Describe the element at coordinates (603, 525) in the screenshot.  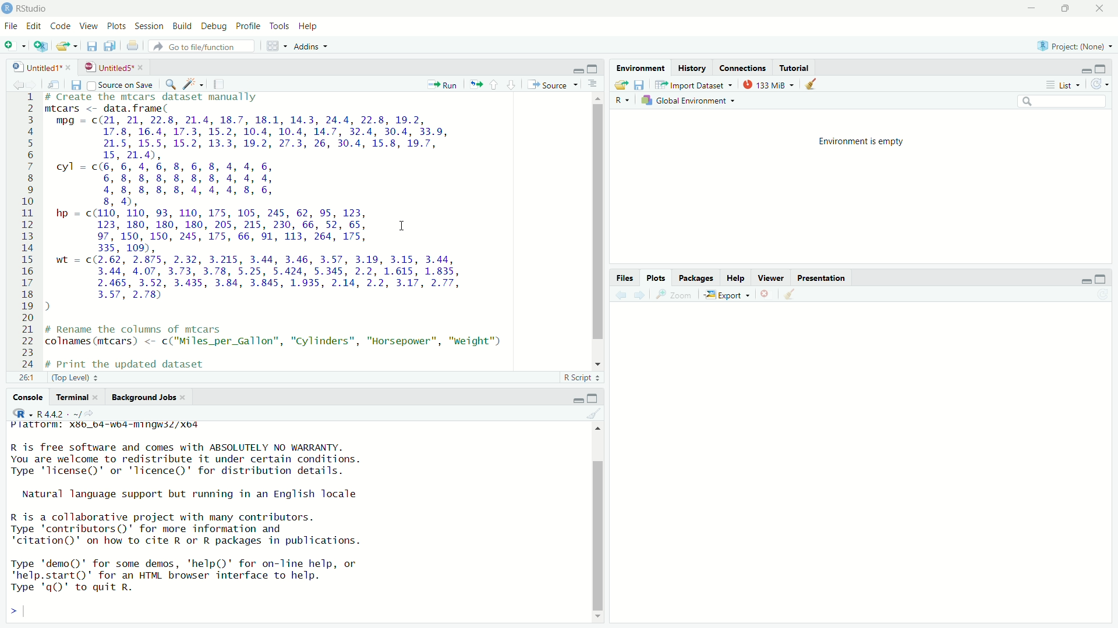
I see `scroll bar` at that location.